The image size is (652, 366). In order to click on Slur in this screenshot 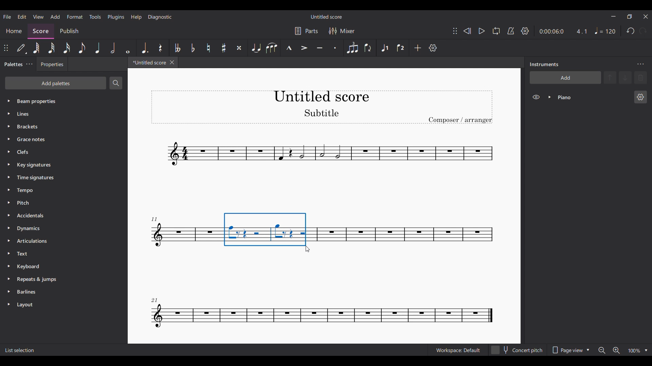, I will do `click(272, 48)`.